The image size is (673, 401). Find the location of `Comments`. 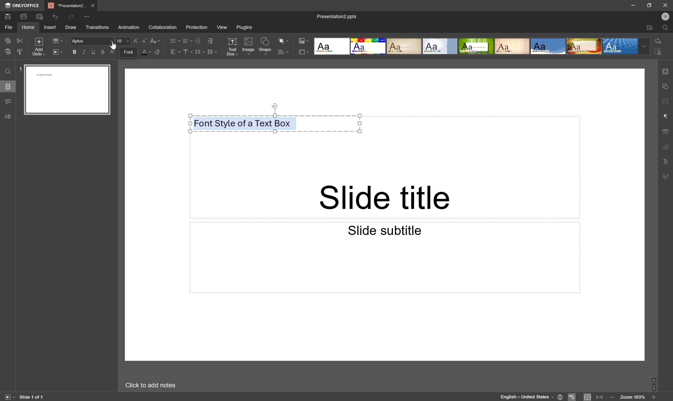

Comments is located at coordinates (9, 101).